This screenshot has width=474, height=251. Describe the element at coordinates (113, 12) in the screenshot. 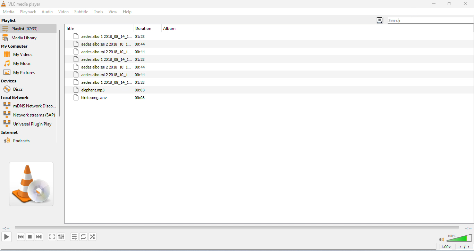

I see `view` at that location.